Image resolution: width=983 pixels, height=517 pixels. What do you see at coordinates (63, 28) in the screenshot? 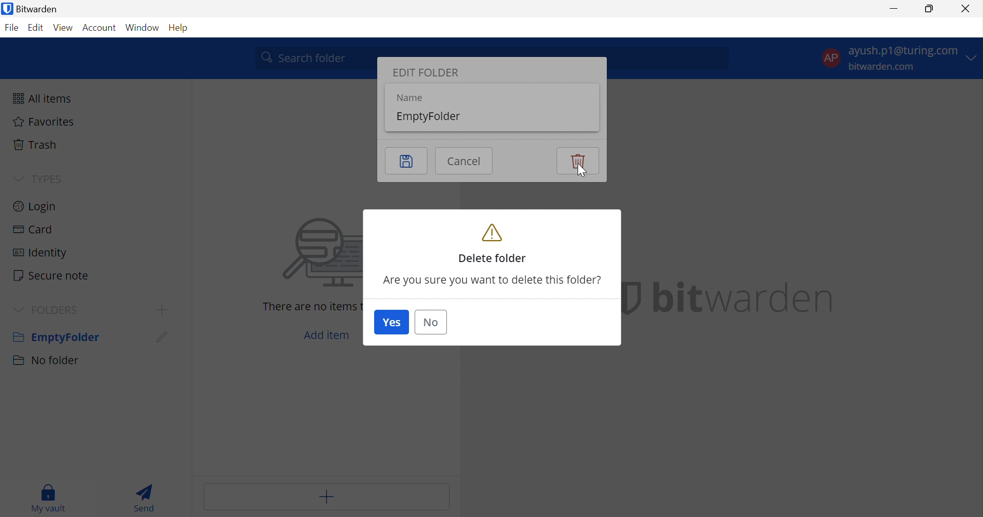
I see `View` at bounding box center [63, 28].